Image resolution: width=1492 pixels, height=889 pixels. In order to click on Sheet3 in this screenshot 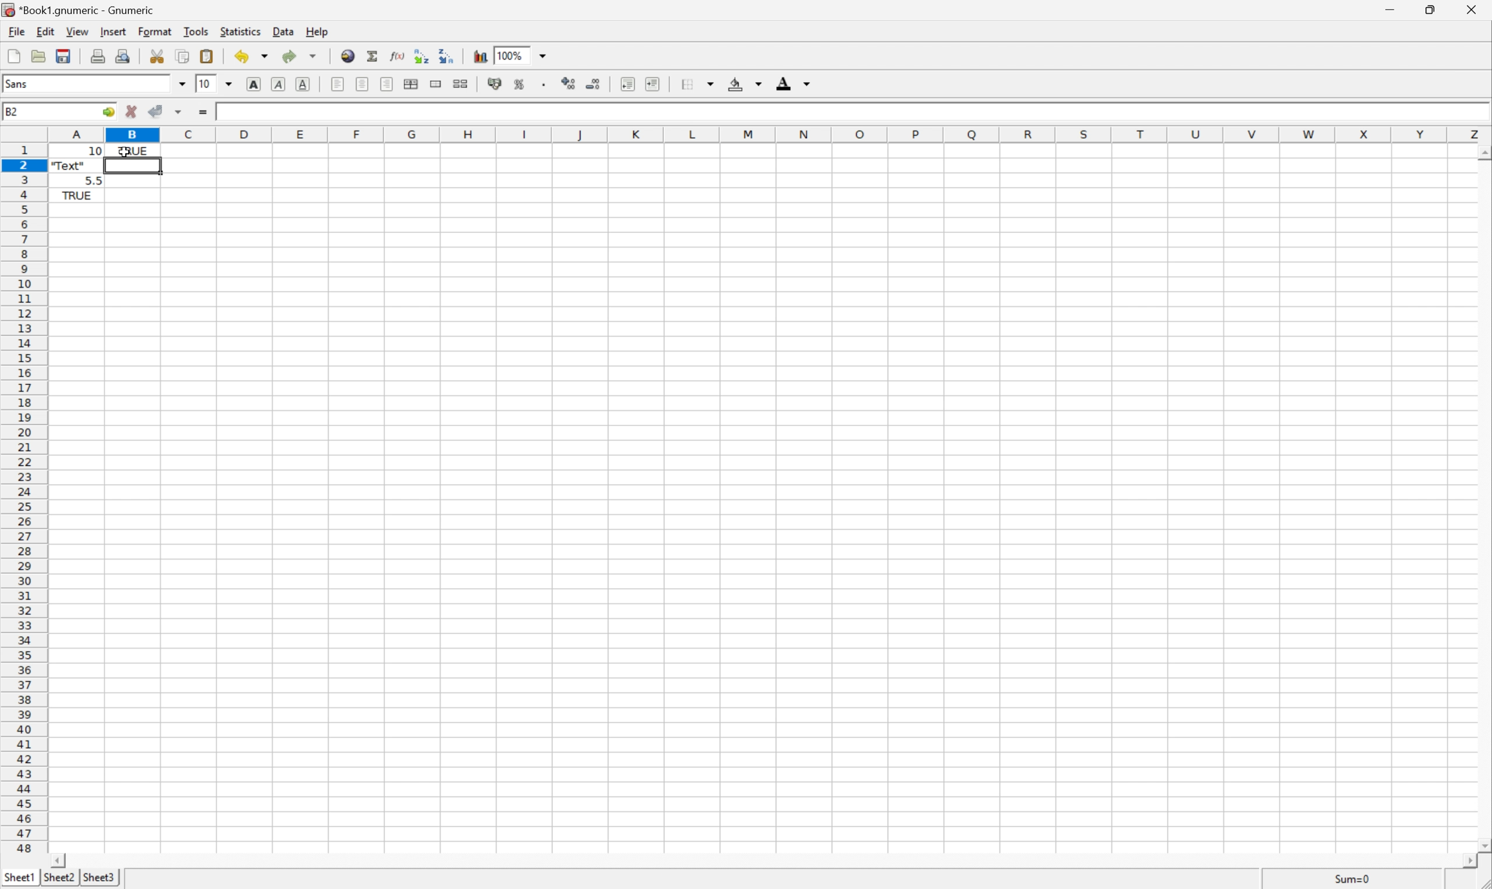, I will do `click(99, 878)`.